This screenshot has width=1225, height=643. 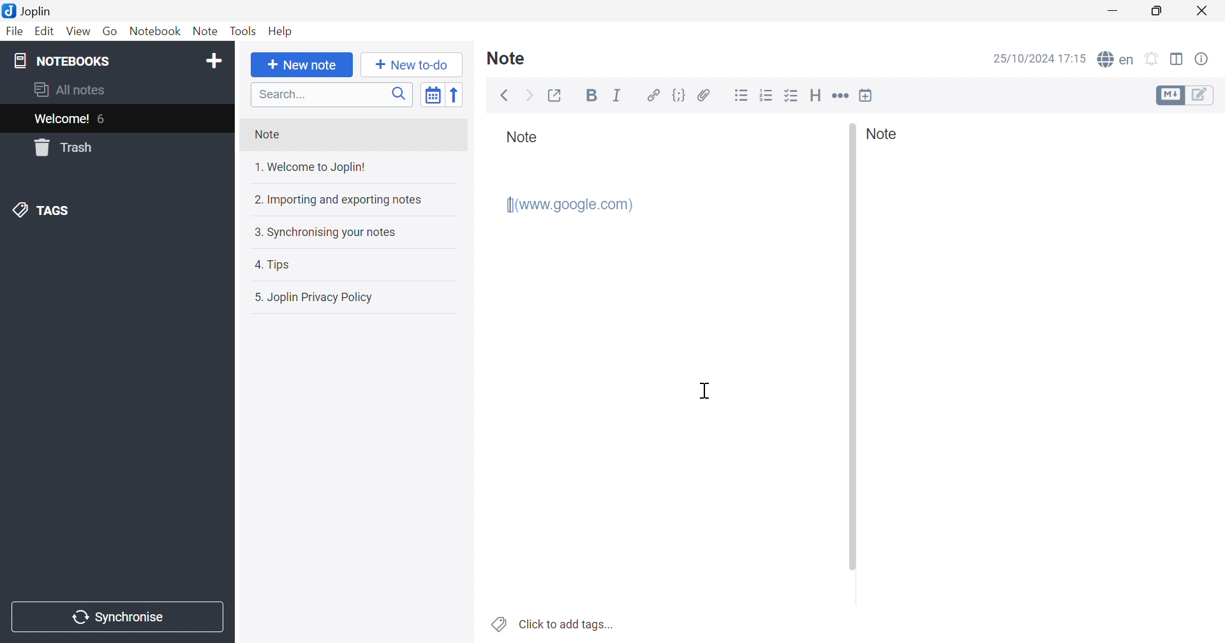 What do you see at coordinates (530, 94) in the screenshot?
I see `Forward` at bounding box center [530, 94].